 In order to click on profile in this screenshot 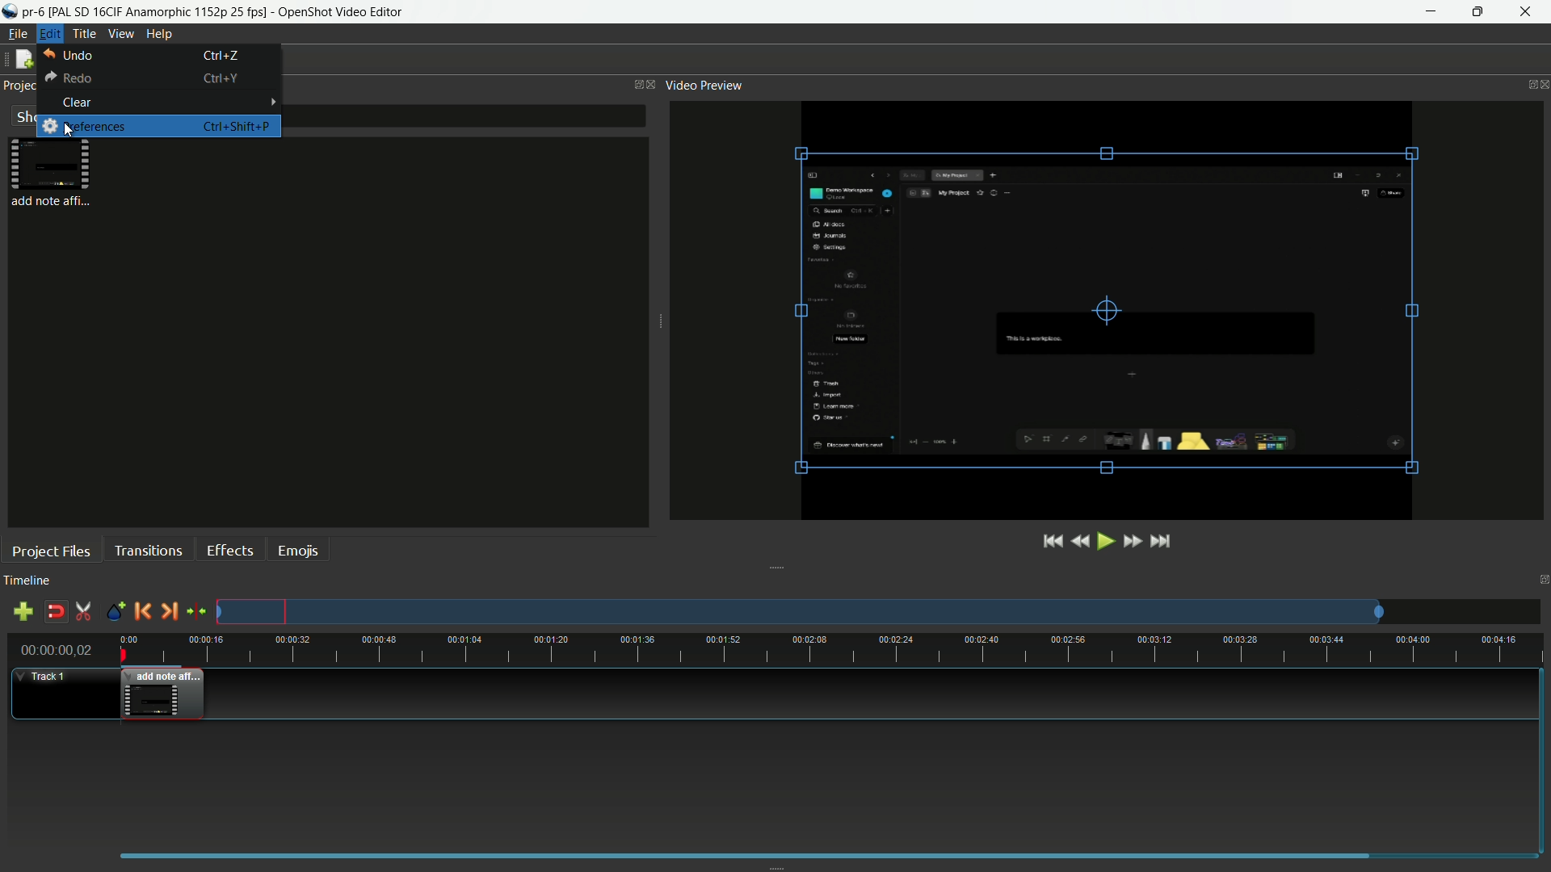, I will do `click(159, 12)`.